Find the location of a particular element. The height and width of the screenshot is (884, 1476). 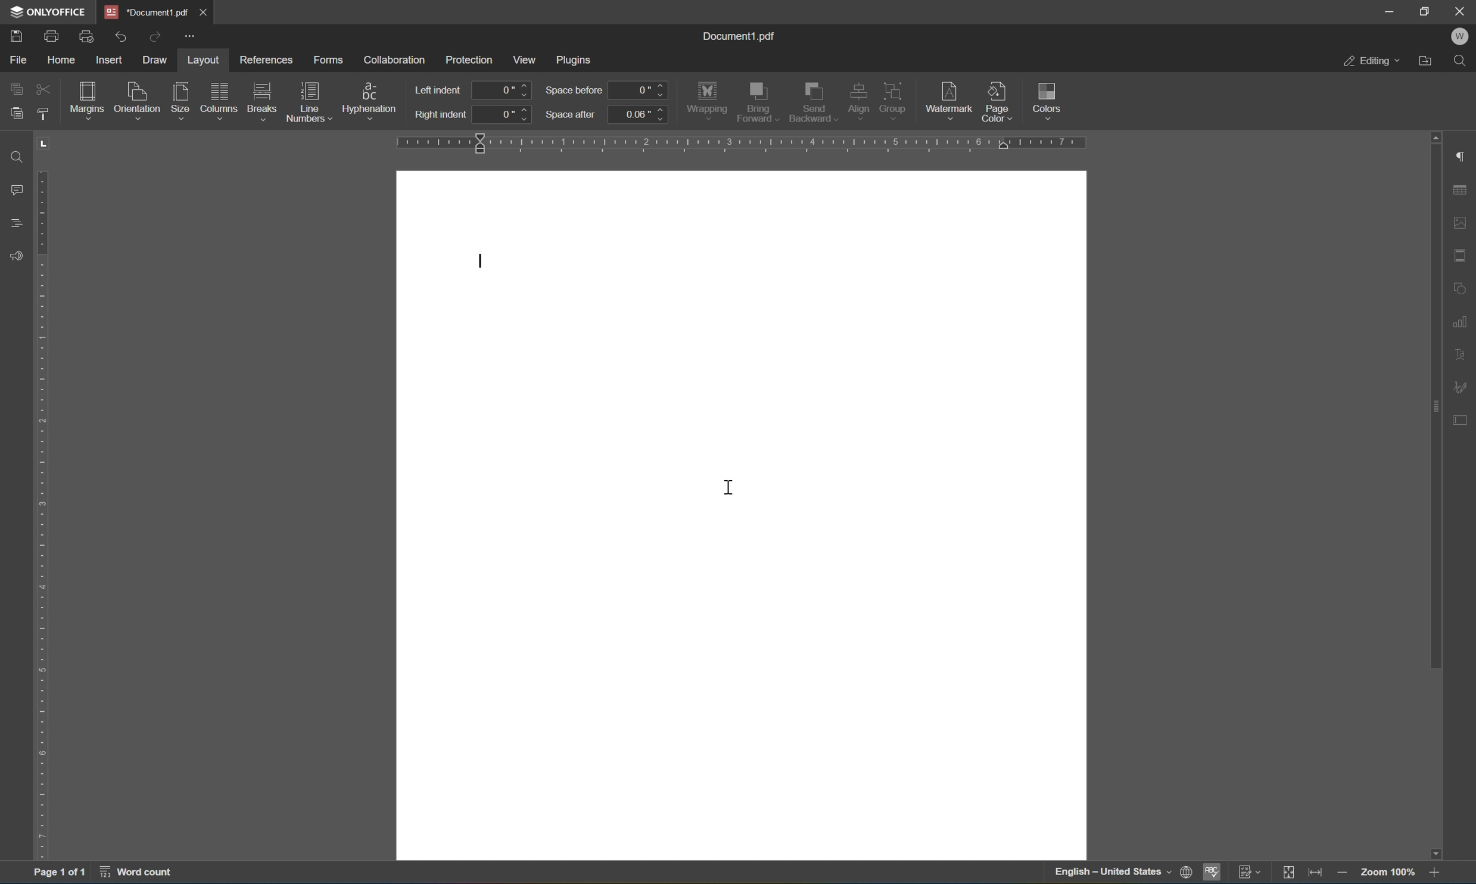

W is located at coordinates (1459, 36).